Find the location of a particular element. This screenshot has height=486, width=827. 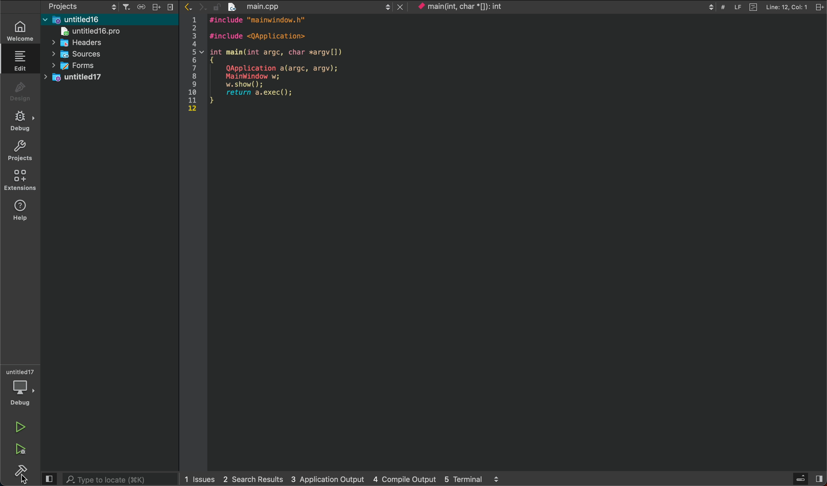

Terminal is located at coordinates (463, 479).